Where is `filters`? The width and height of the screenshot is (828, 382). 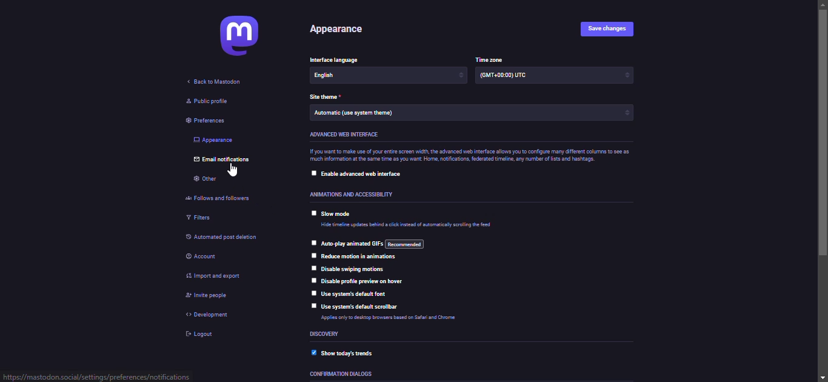 filters is located at coordinates (198, 219).